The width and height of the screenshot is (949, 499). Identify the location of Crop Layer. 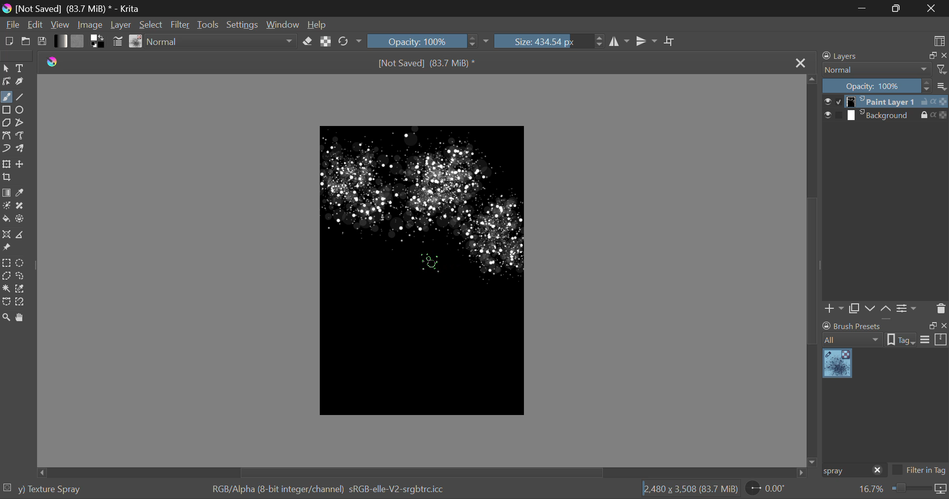
(8, 178).